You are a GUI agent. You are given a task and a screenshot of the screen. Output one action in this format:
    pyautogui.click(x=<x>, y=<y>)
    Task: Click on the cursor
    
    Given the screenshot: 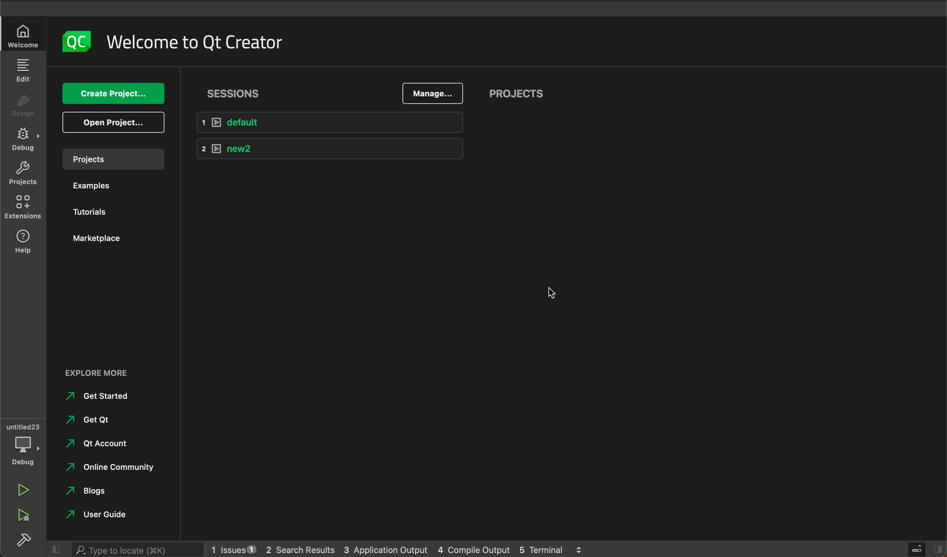 What is the action you would take?
    pyautogui.click(x=546, y=294)
    